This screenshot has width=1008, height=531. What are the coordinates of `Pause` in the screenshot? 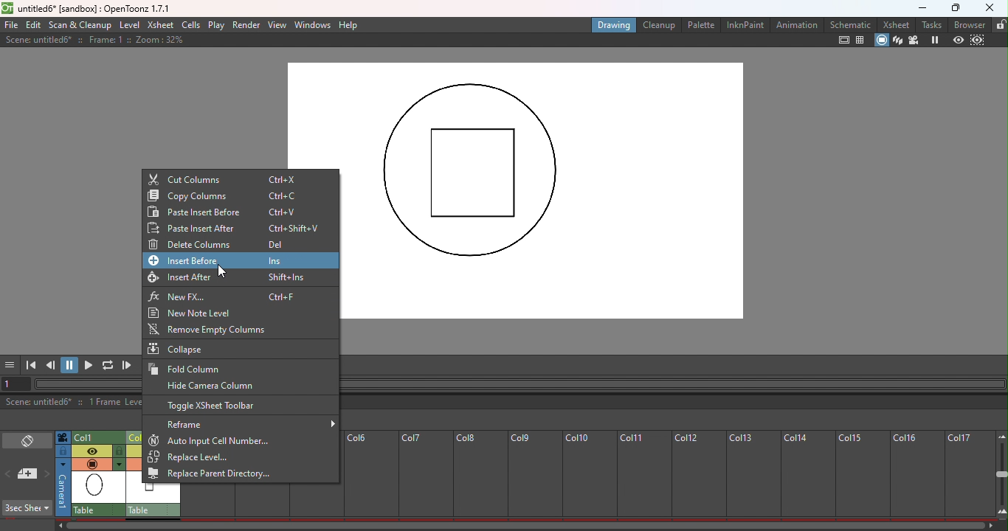 It's located at (71, 365).